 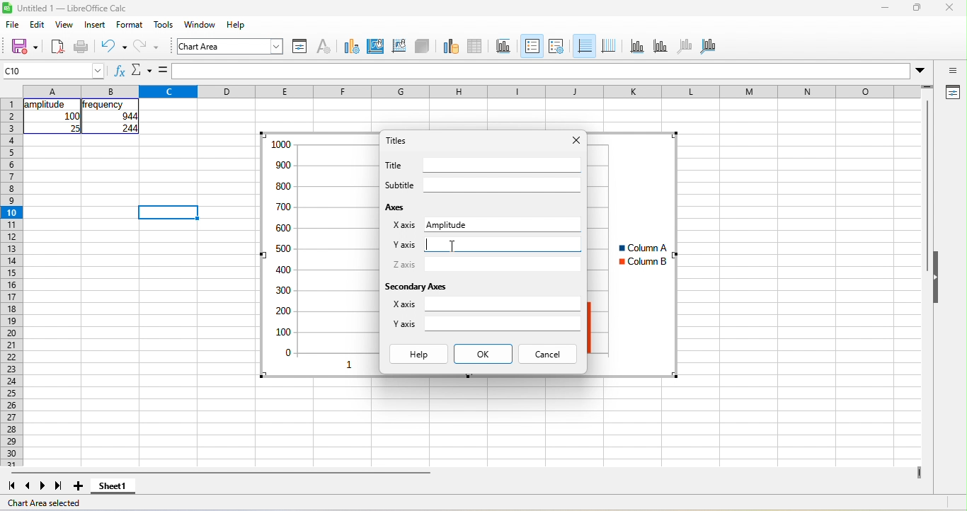 What do you see at coordinates (584, 46) in the screenshot?
I see `horizontal grids` at bounding box center [584, 46].